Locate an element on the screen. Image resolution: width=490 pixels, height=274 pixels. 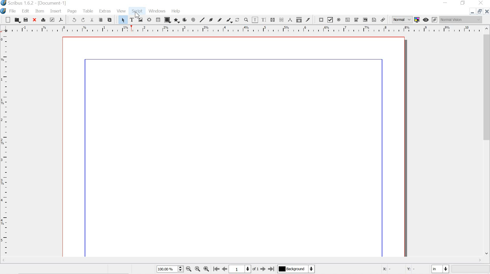
pdf combo box is located at coordinates (356, 20).